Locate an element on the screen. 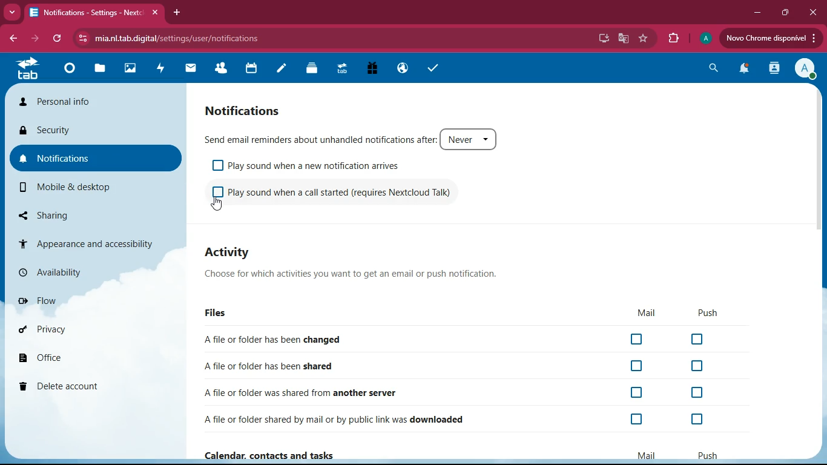  tab is located at coordinates (344, 71).